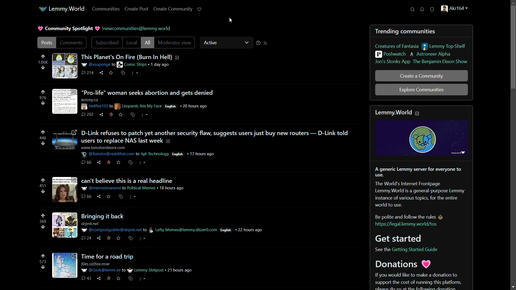 The width and height of the screenshot is (516, 290). Describe the element at coordinates (42, 268) in the screenshot. I see `downvote` at that location.